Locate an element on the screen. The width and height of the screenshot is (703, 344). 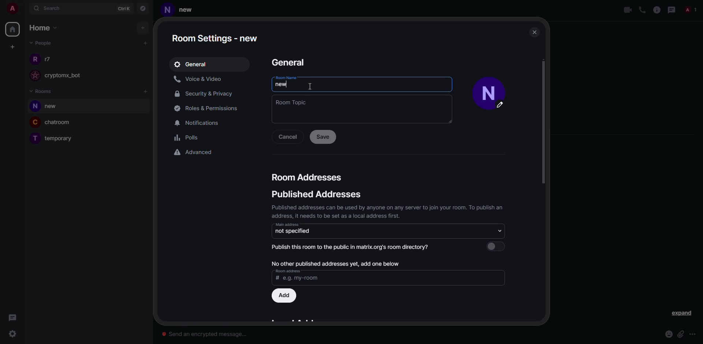
profile image is located at coordinates (33, 75).